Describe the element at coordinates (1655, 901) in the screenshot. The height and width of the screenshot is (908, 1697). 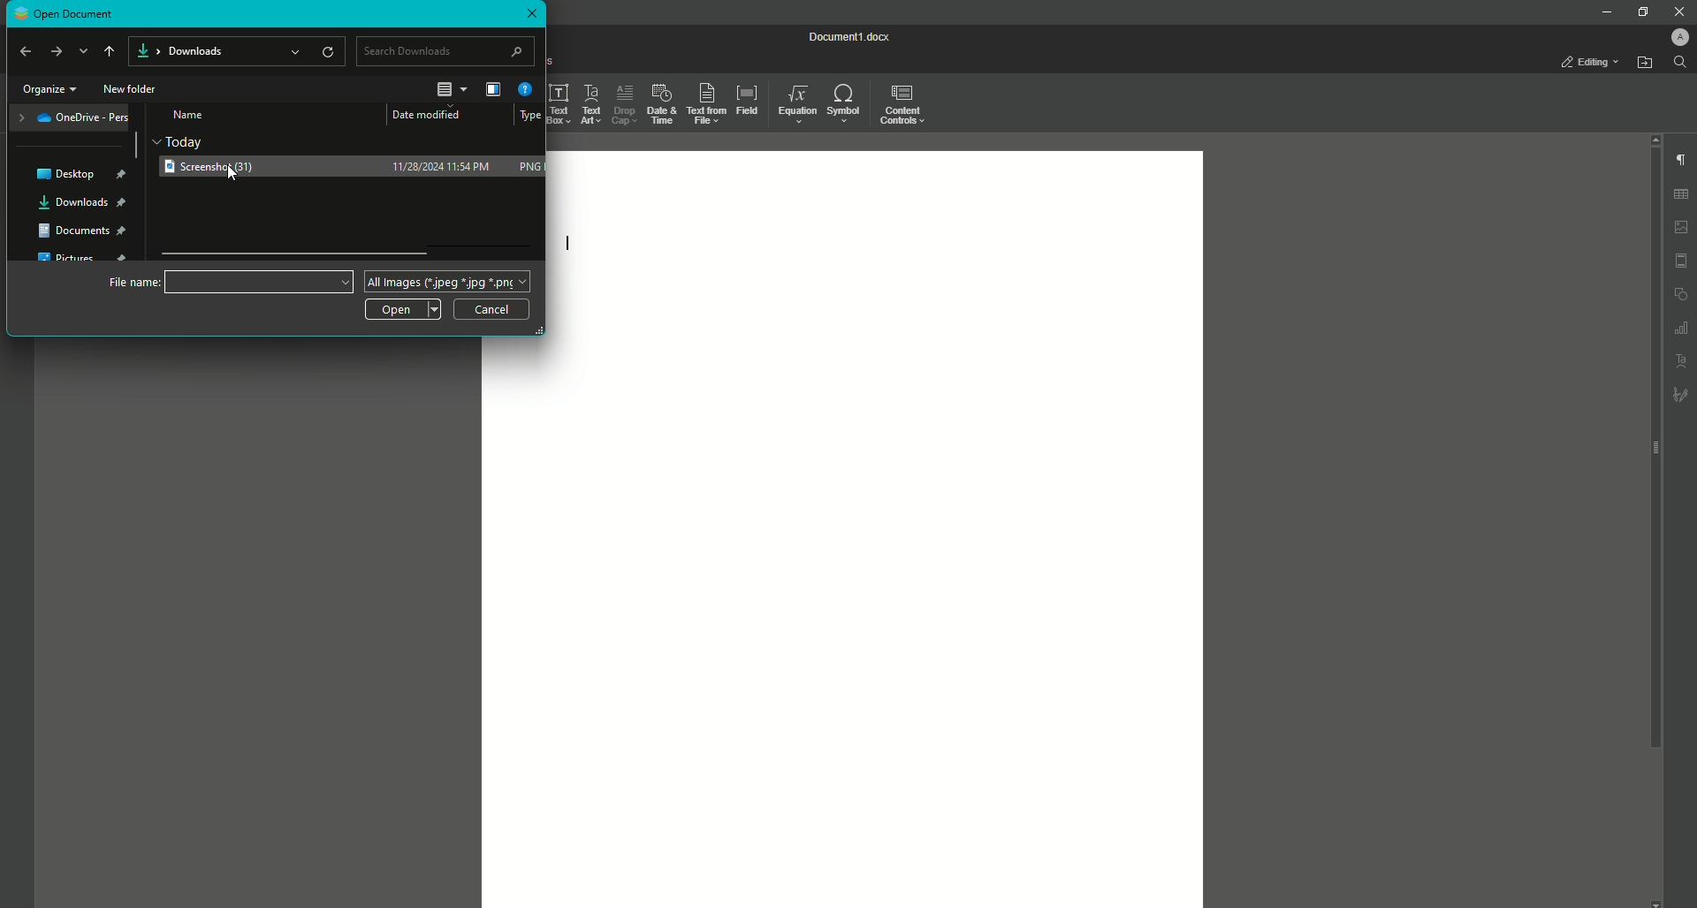
I see `scroll down` at that location.